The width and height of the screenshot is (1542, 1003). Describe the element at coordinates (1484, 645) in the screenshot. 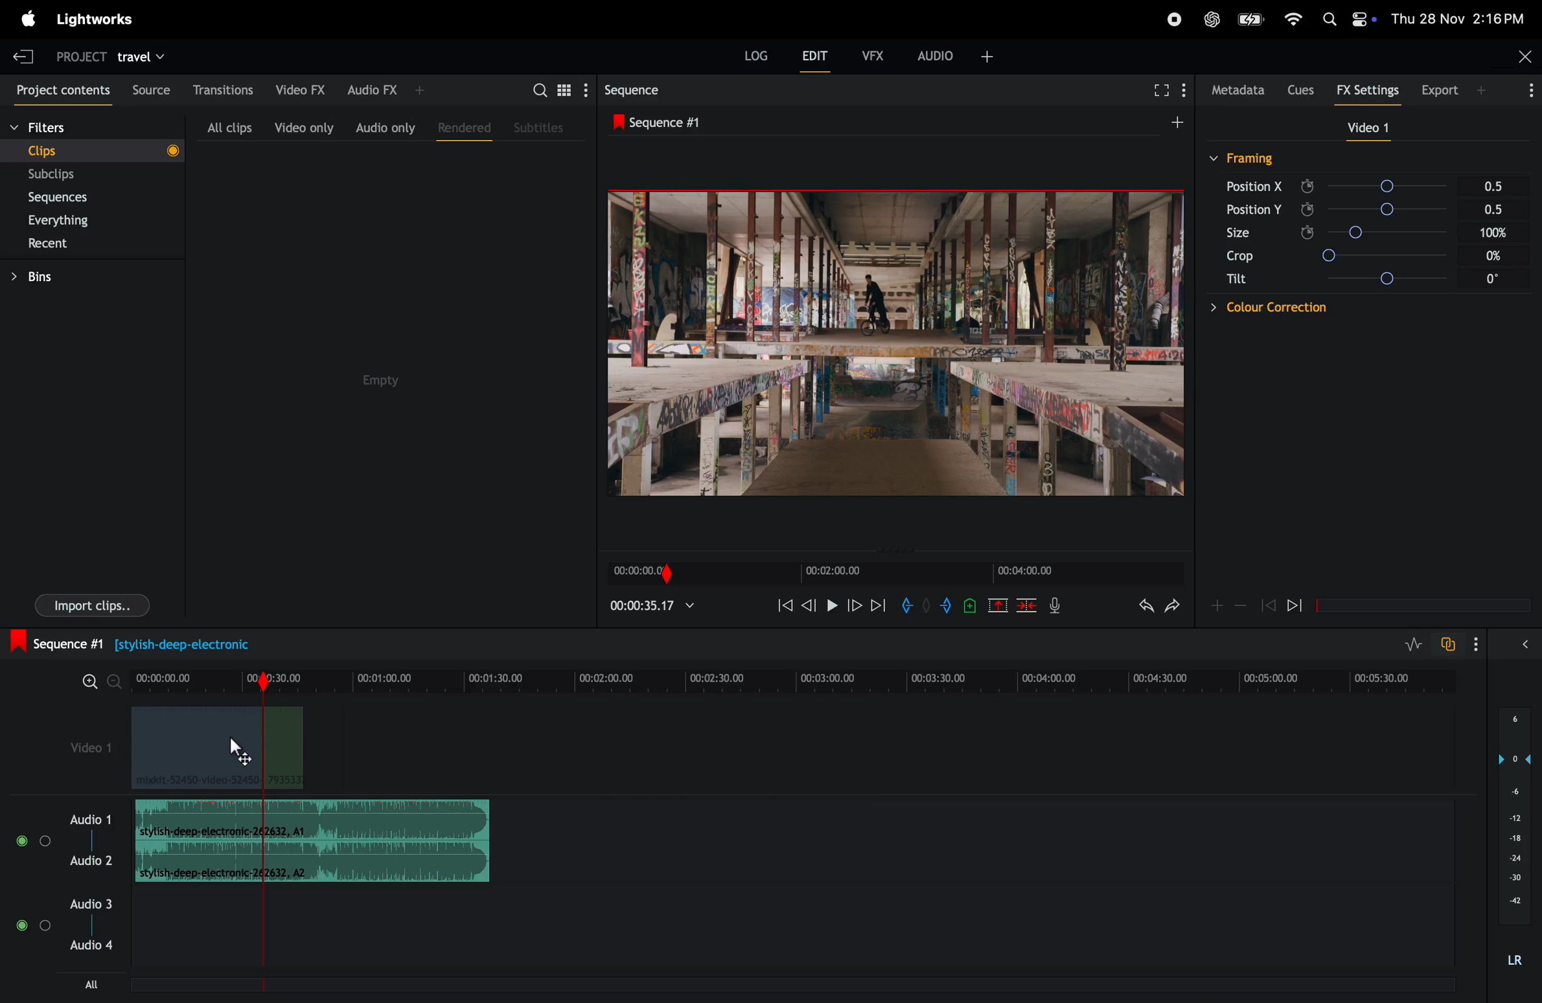

I see `options` at that location.